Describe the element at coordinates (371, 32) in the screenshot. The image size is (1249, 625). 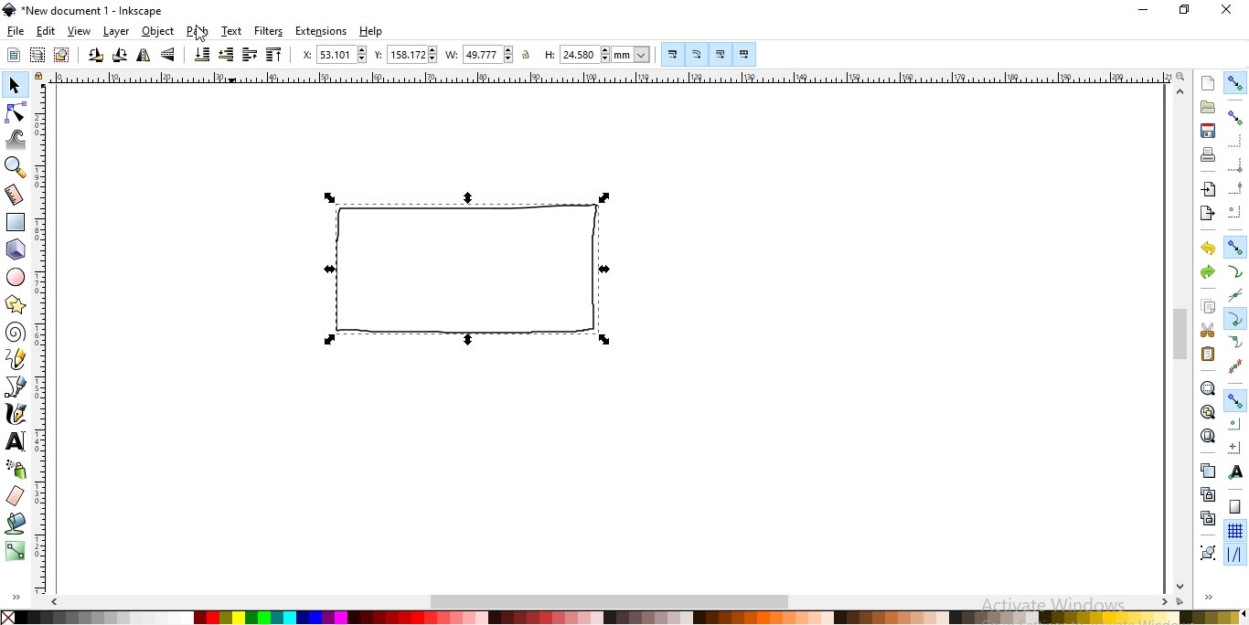
I see `help` at that location.